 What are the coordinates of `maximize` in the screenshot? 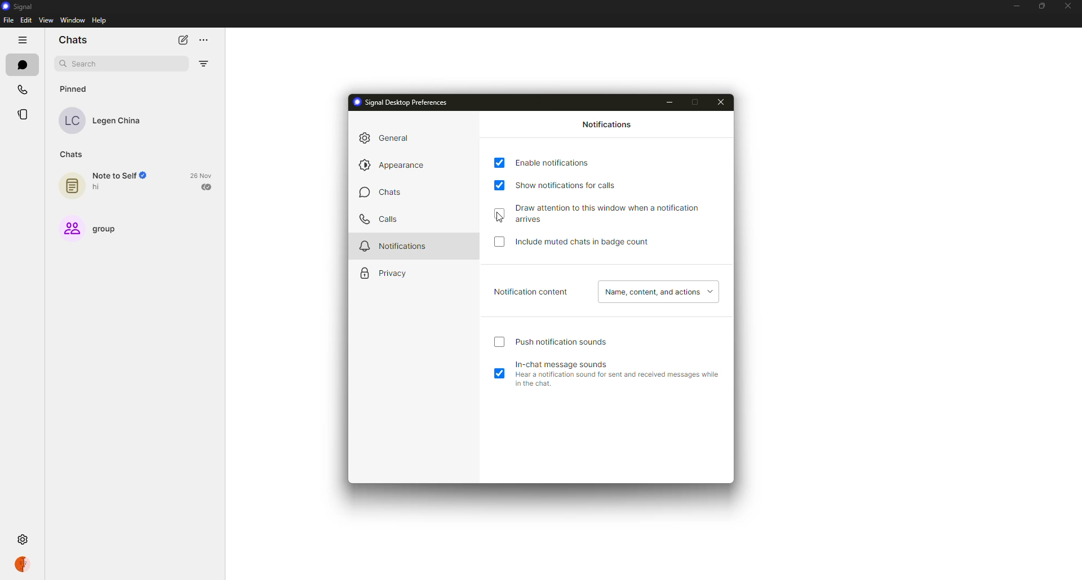 It's located at (697, 101).